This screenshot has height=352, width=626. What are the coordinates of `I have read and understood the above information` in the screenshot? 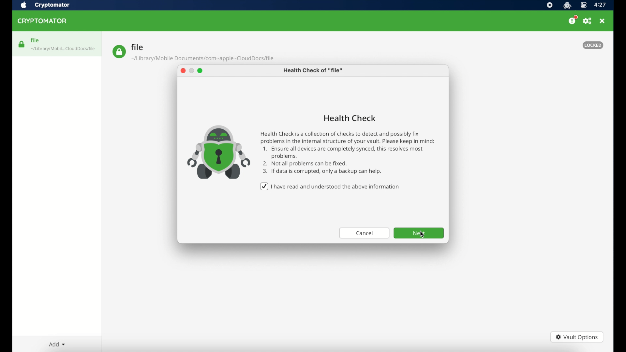 It's located at (336, 186).